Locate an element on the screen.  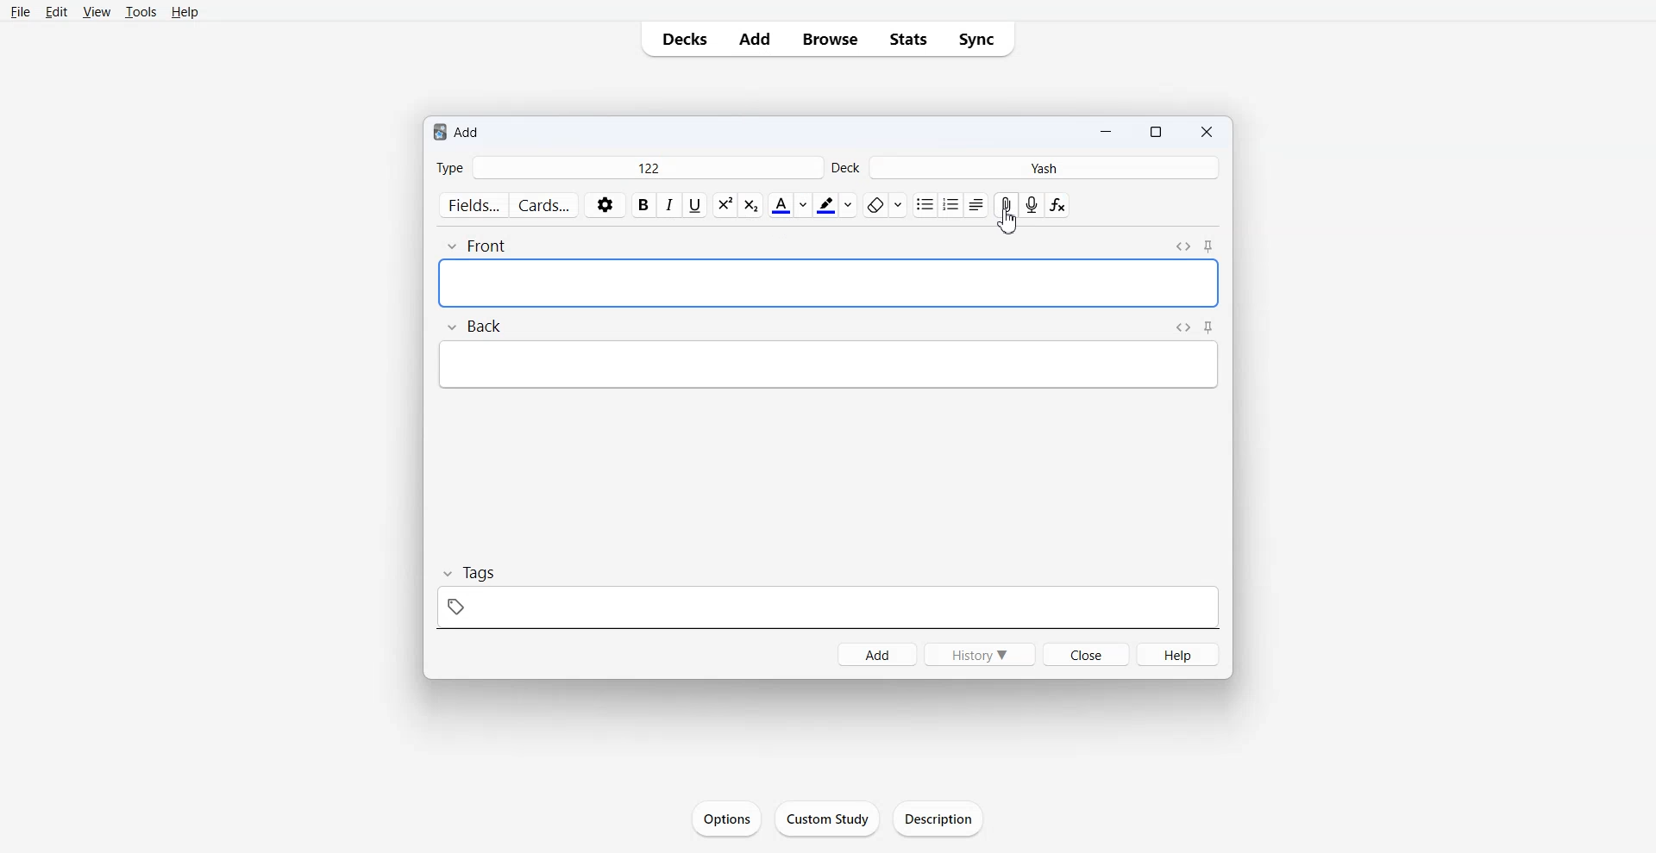
typing space is located at coordinates (827, 364).